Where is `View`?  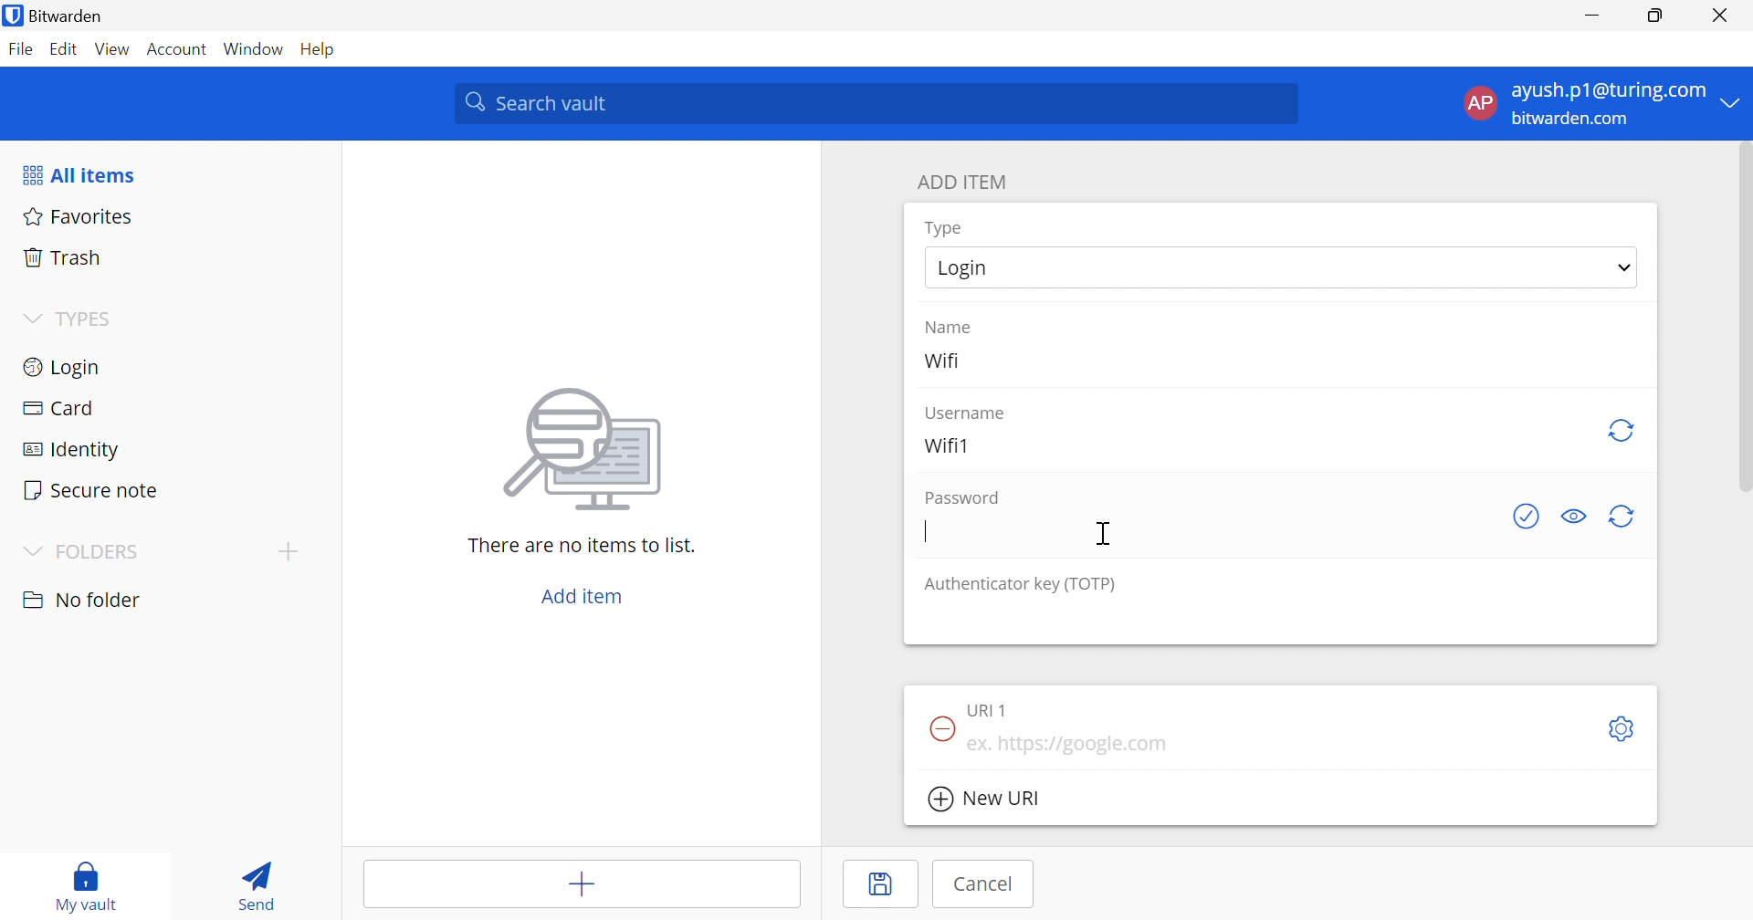 View is located at coordinates (111, 48).